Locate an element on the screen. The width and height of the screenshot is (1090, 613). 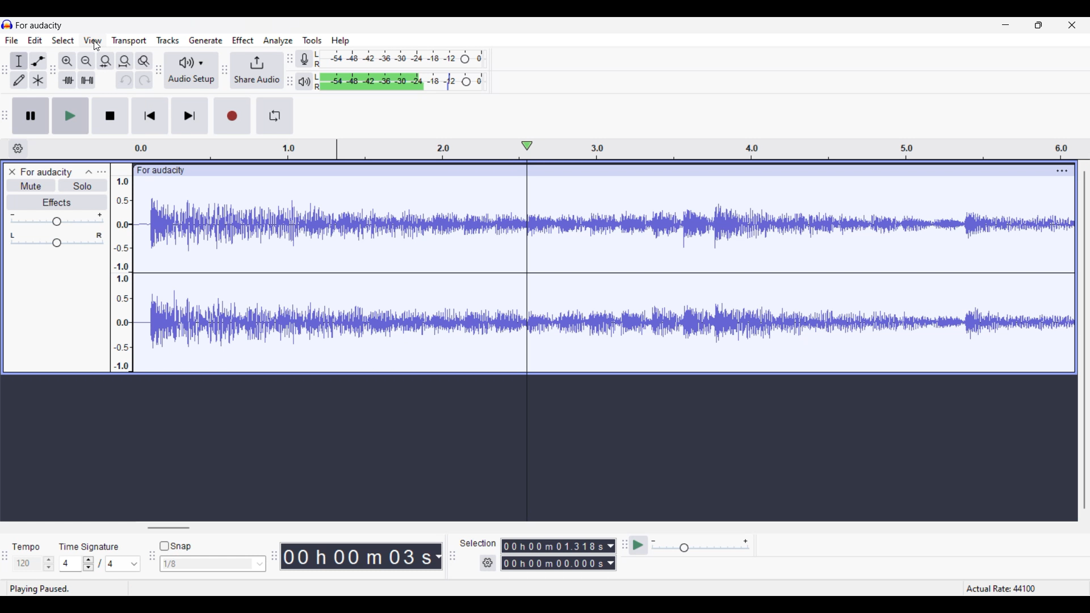
Record/Record new track is located at coordinates (233, 115).